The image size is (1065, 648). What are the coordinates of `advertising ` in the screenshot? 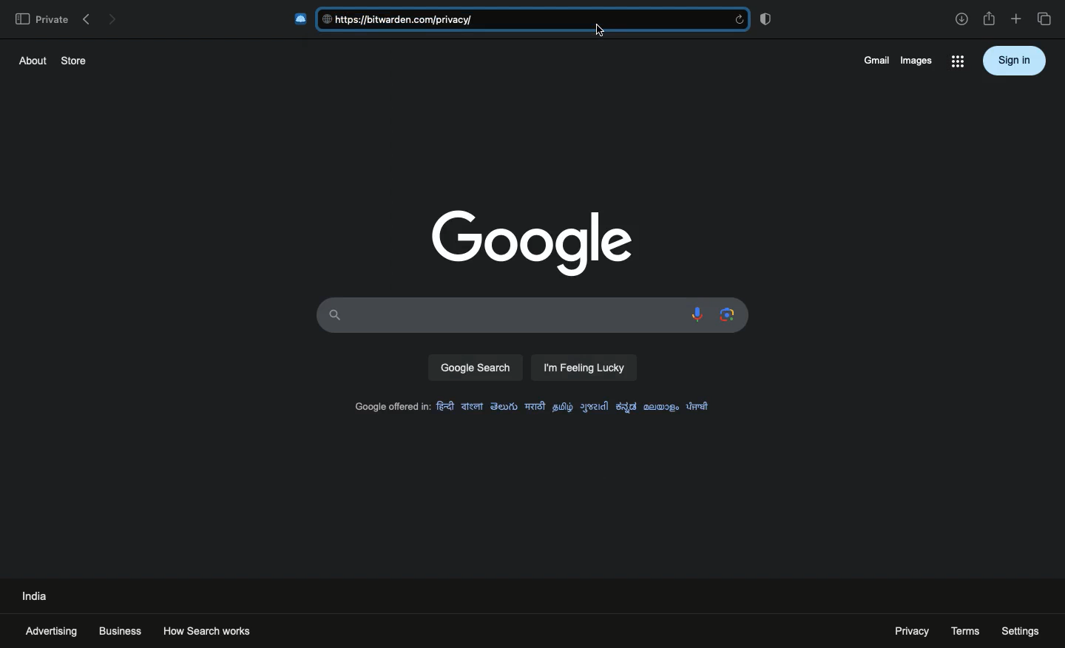 It's located at (53, 632).